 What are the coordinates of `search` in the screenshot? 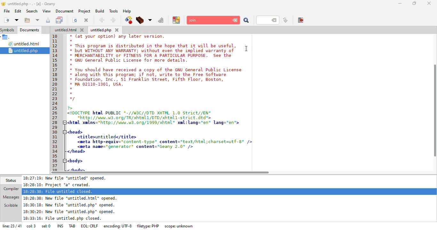 It's located at (246, 21).